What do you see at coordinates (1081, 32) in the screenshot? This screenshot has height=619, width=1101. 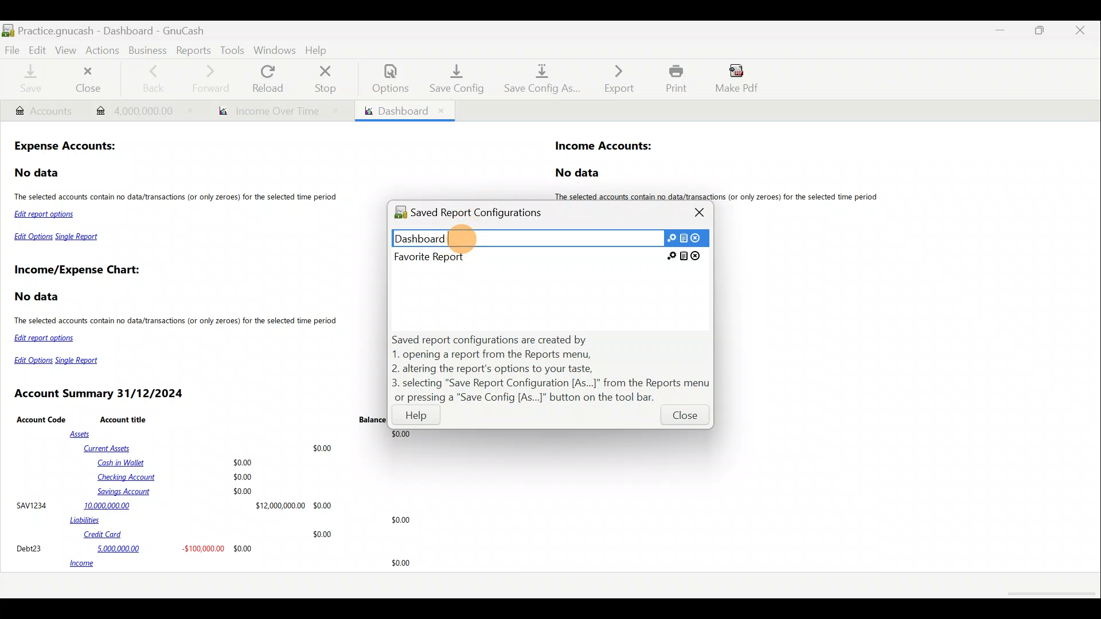 I see `Close` at bounding box center [1081, 32].